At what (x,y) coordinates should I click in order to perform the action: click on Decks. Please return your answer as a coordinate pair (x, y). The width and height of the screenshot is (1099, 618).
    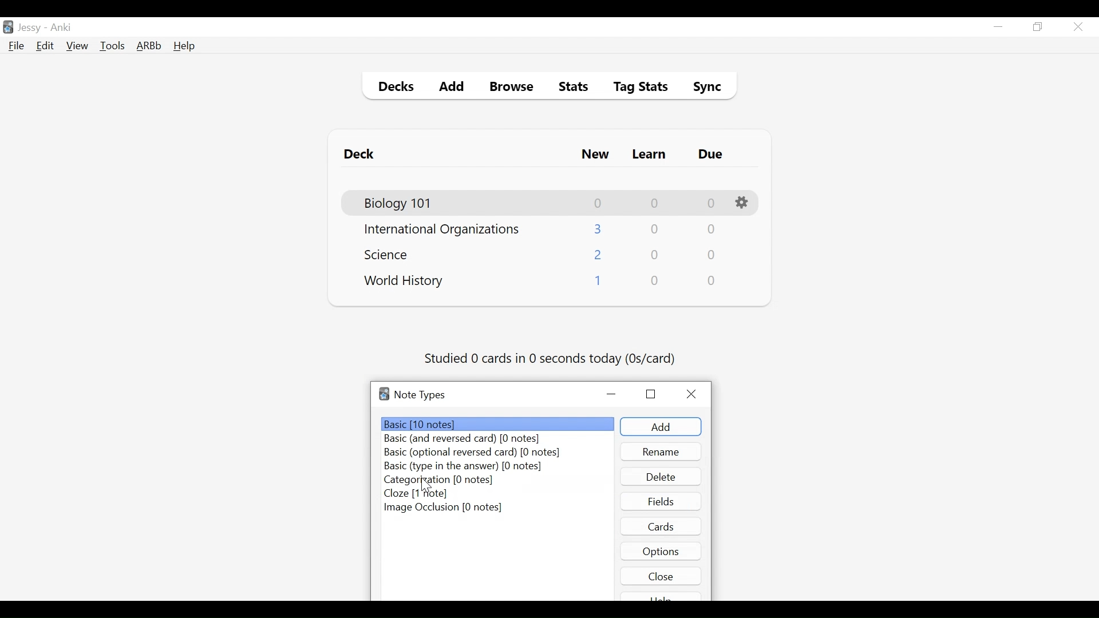
    Looking at the image, I should click on (393, 88).